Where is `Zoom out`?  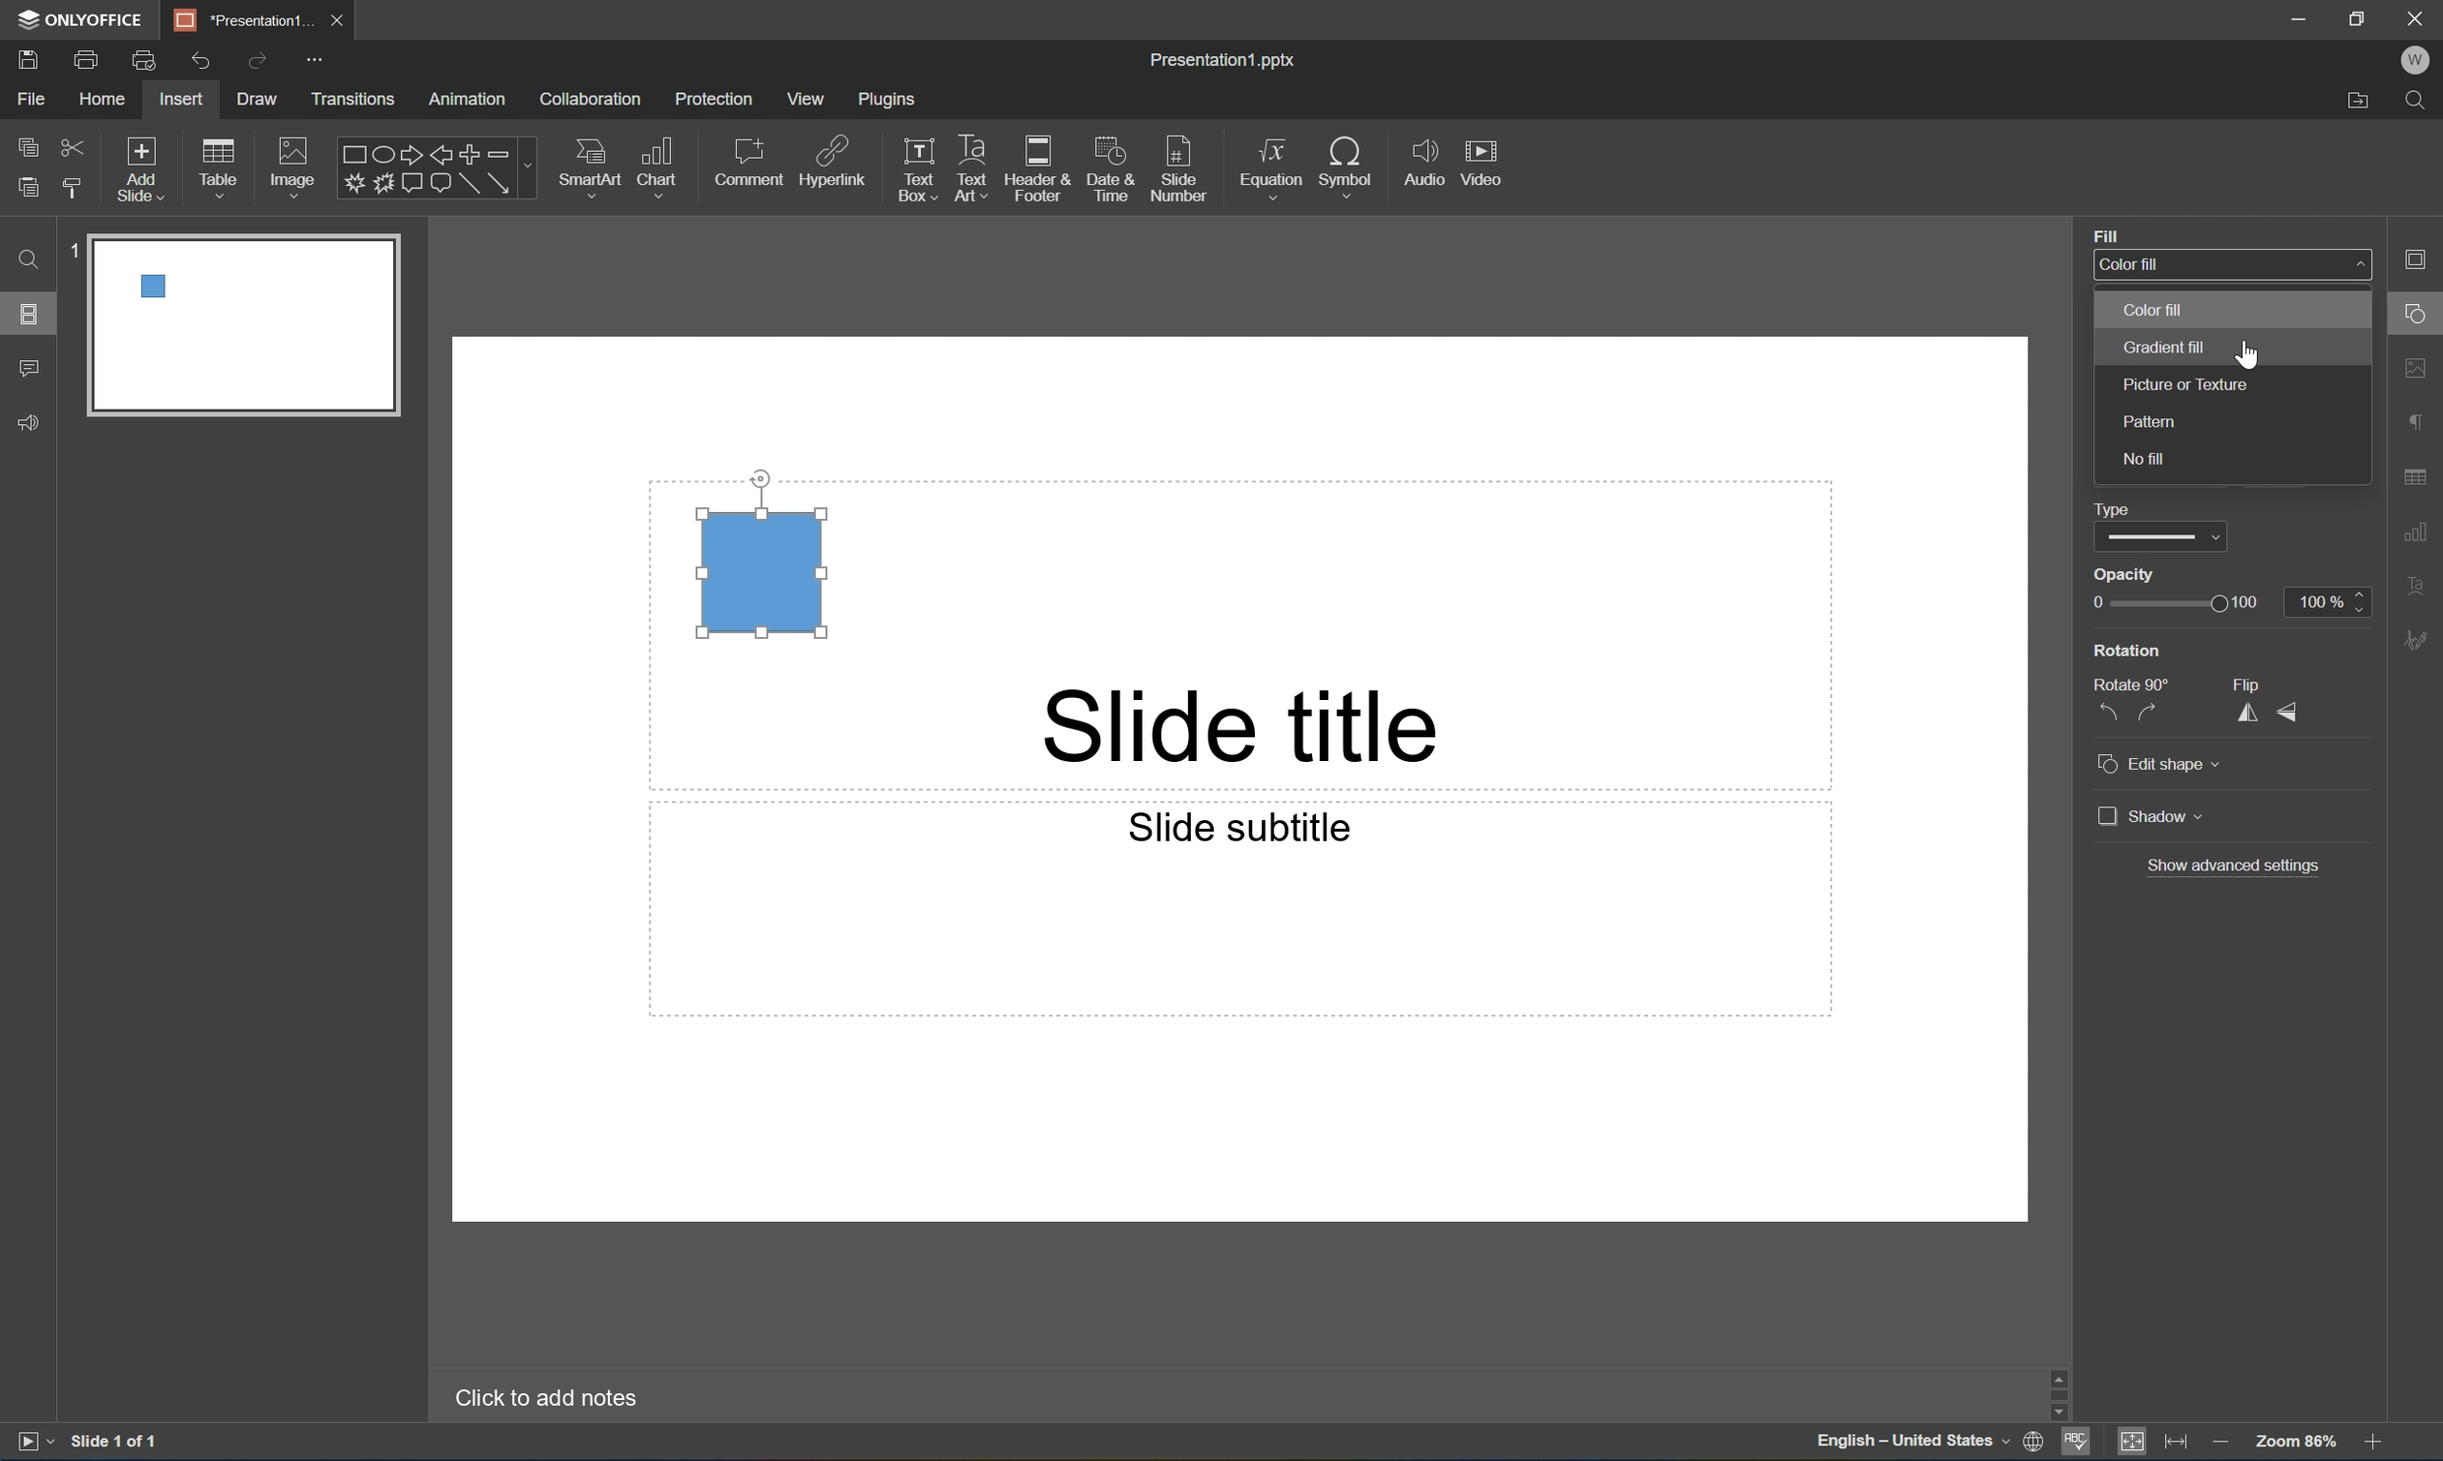
Zoom out is located at coordinates (2215, 1438).